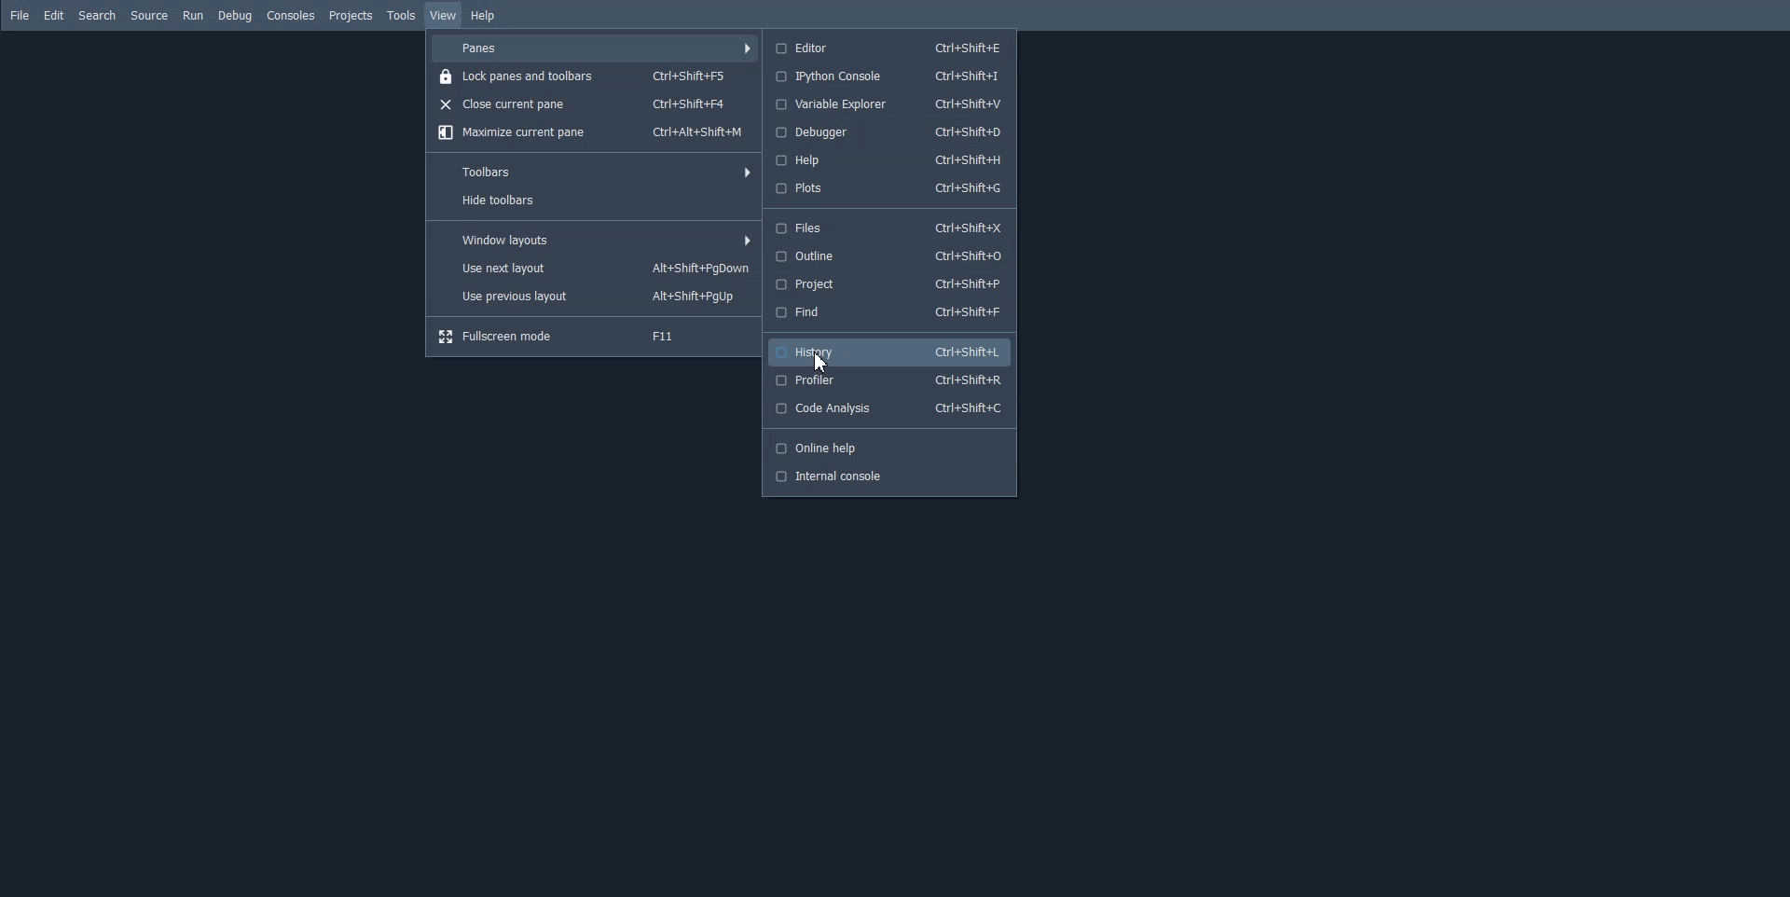 The height and width of the screenshot is (897, 1790). I want to click on Ipython Console, so click(887, 76).